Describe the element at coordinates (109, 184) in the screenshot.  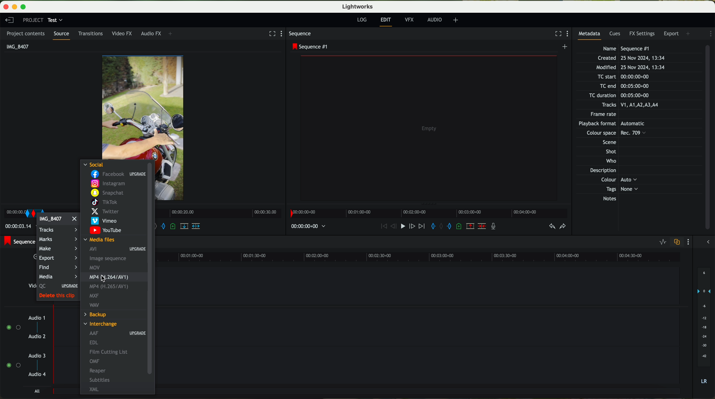
I see `Instagram` at that location.